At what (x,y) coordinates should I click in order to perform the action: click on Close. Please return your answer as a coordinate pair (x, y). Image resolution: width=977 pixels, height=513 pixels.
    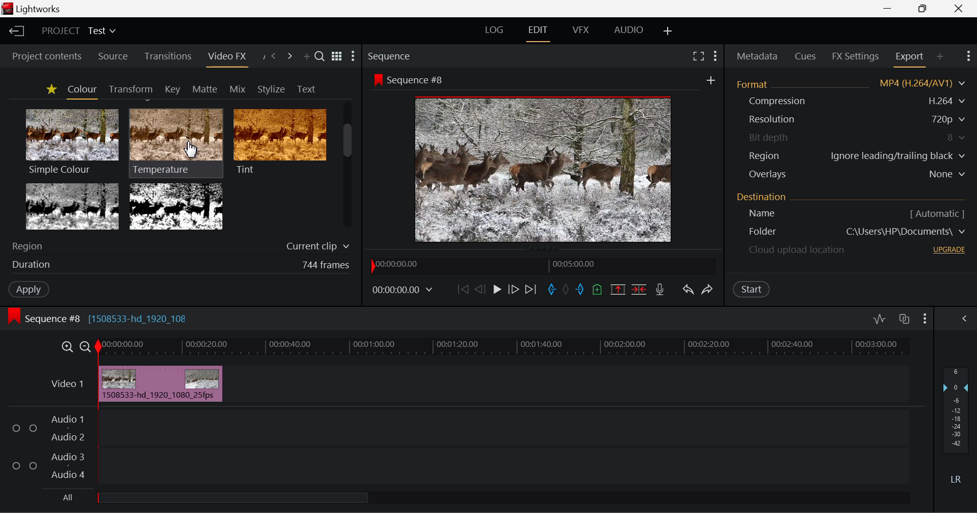
    Looking at the image, I should click on (959, 8).